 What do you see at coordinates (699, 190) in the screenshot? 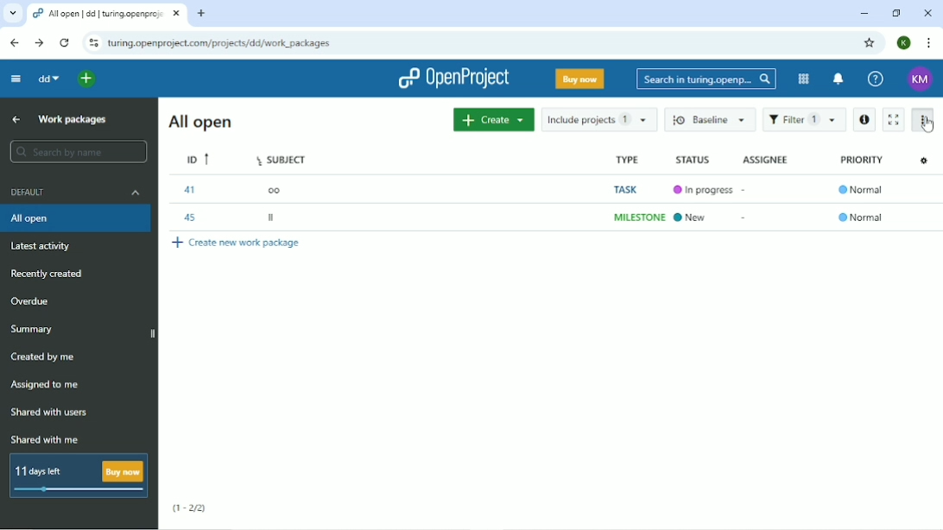
I see `In progress` at bounding box center [699, 190].